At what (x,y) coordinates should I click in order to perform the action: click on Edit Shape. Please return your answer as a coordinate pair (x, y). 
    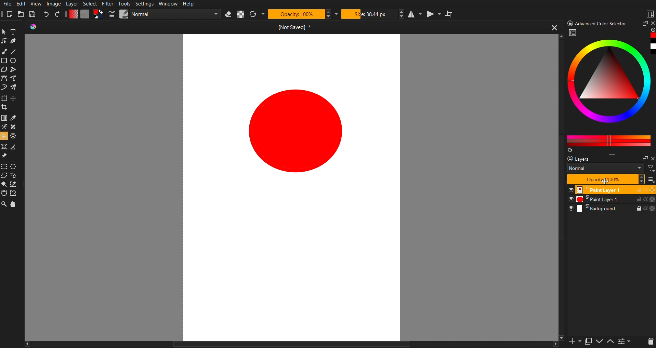
    Looking at the image, I should click on (4, 41).